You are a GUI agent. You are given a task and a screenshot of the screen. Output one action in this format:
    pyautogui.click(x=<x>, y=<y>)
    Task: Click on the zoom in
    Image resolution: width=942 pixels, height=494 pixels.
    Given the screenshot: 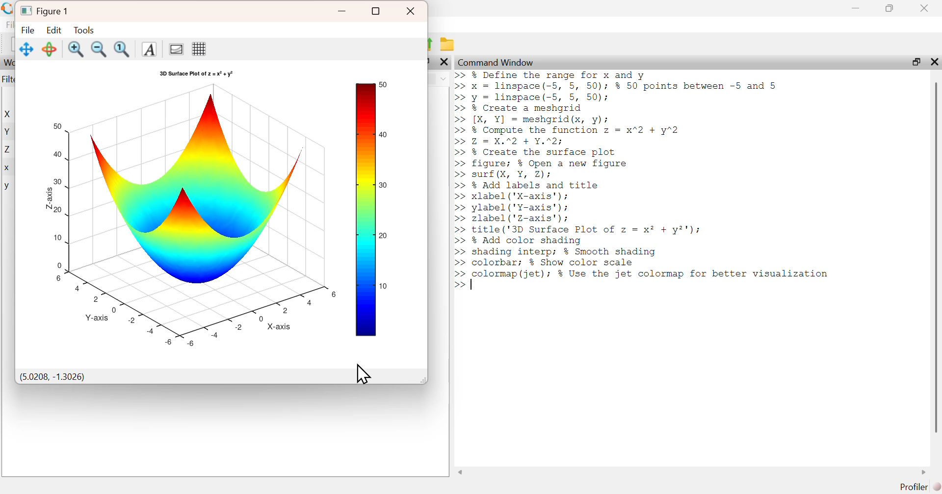 What is the action you would take?
    pyautogui.click(x=76, y=49)
    